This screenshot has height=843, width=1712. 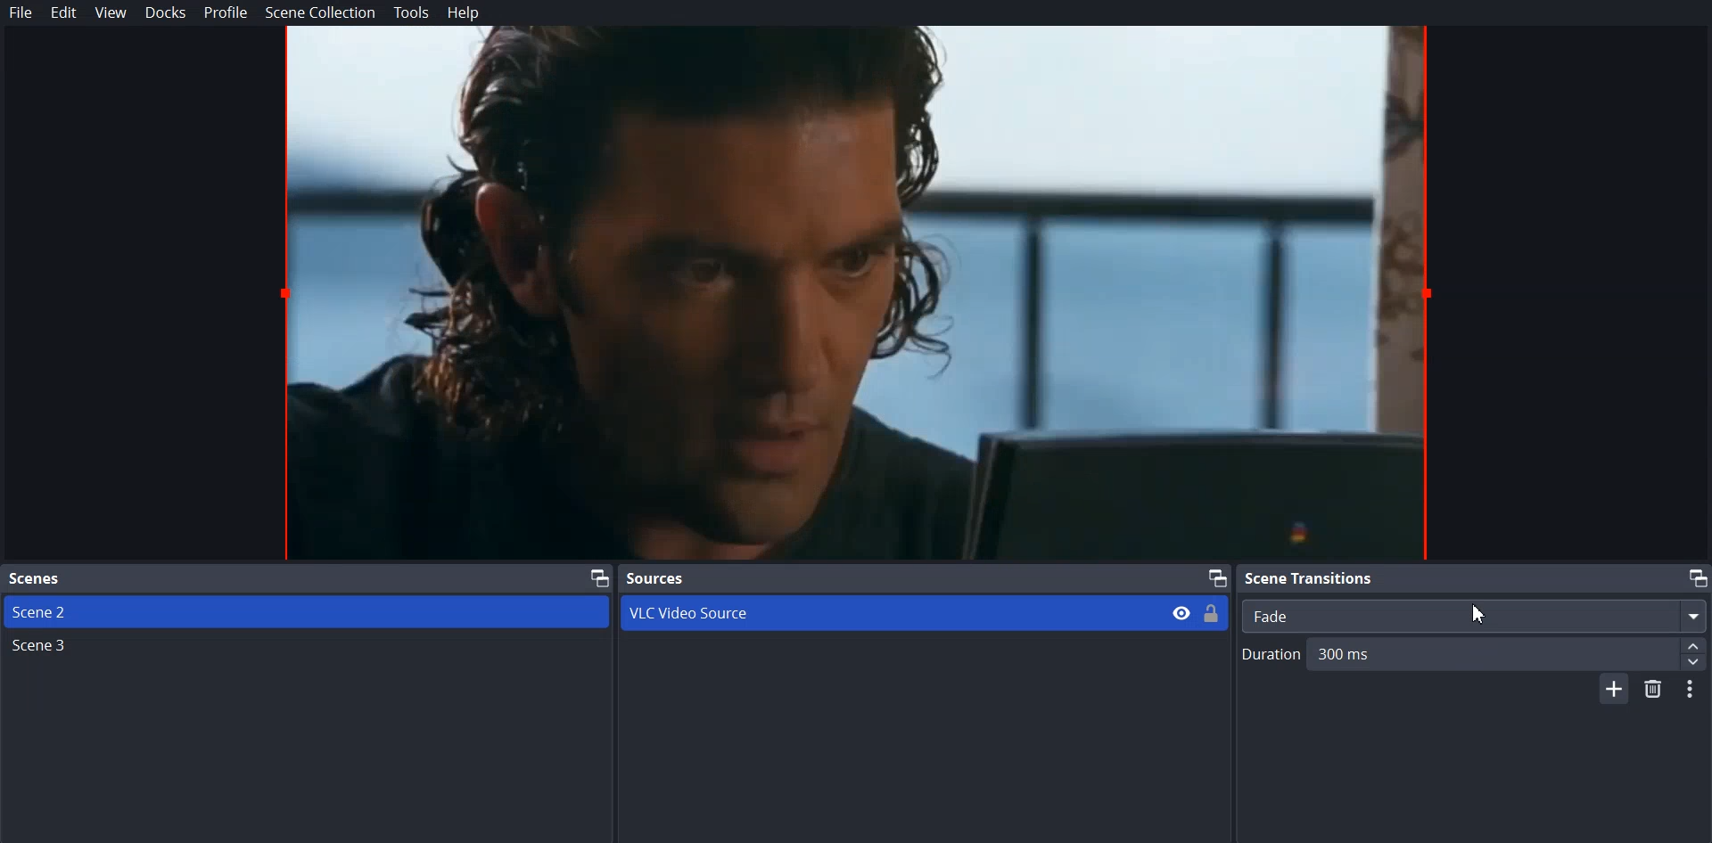 What do you see at coordinates (854, 294) in the screenshot?
I see `Source file preview` at bounding box center [854, 294].